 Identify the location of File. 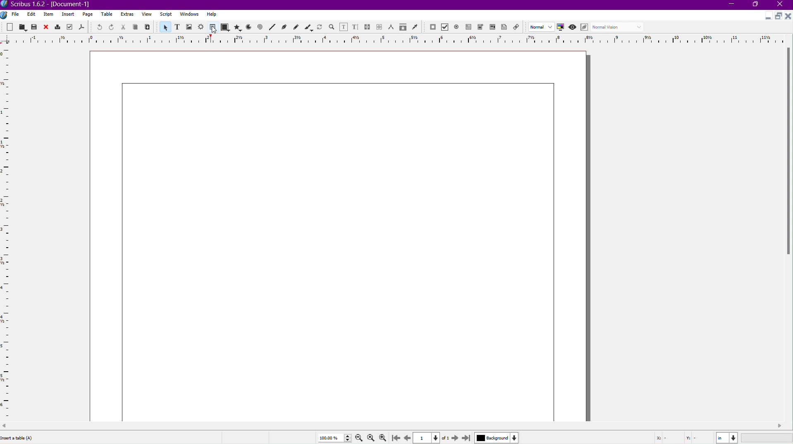
(14, 14).